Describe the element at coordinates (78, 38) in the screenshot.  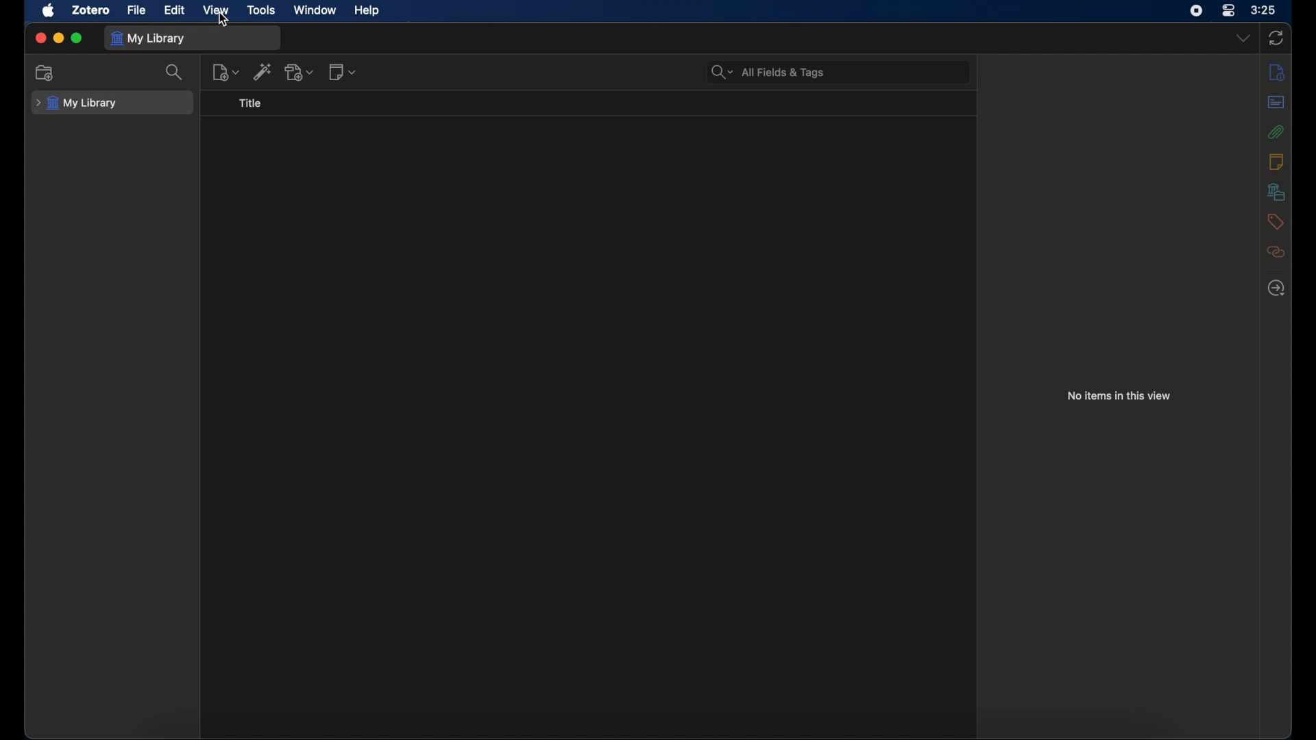
I see `maximize` at that location.